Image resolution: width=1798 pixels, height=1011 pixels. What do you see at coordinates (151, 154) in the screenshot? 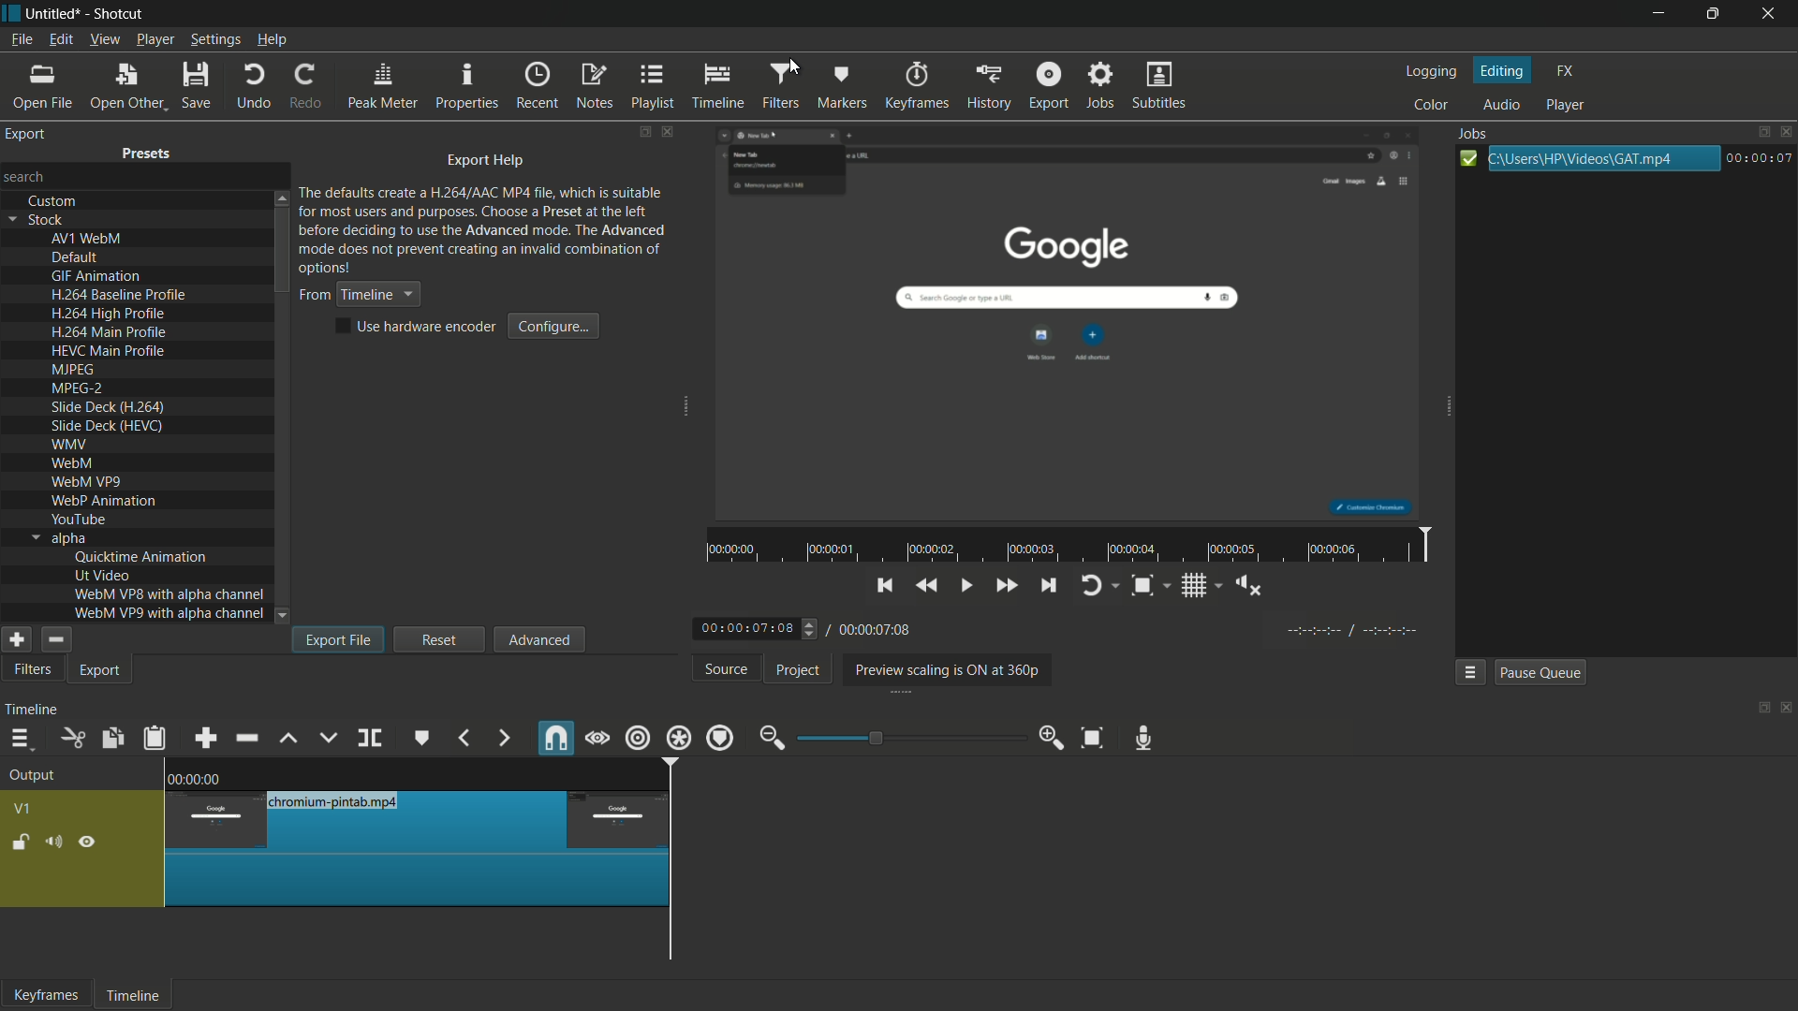
I see `new folder` at bounding box center [151, 154].